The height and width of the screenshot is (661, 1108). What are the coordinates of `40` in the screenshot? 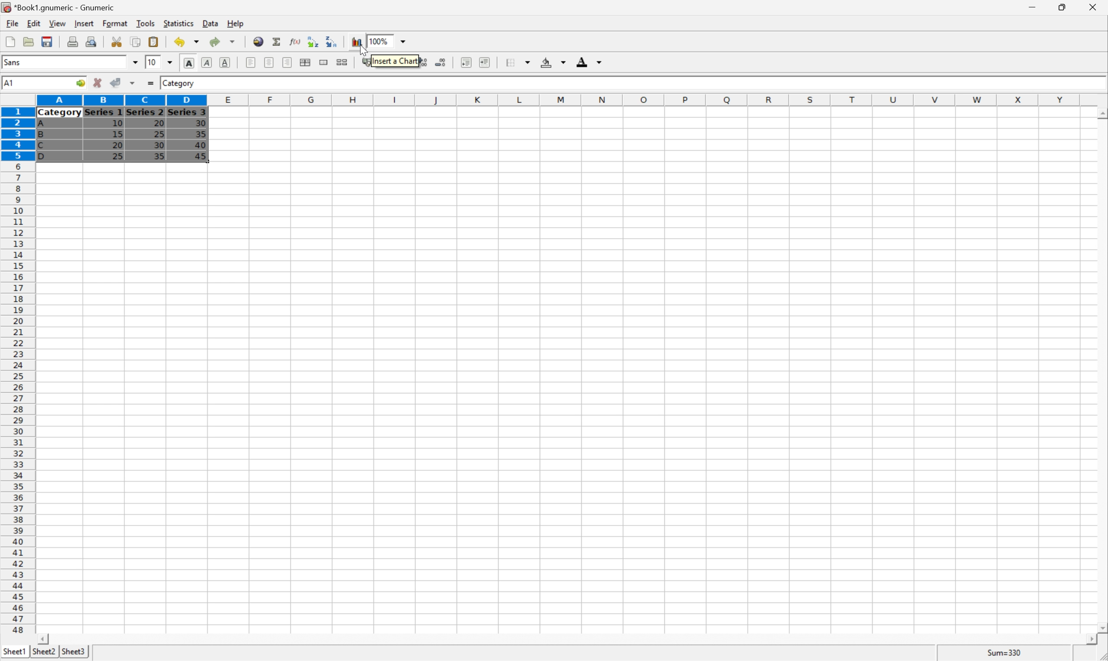 It's located at (201, 143).